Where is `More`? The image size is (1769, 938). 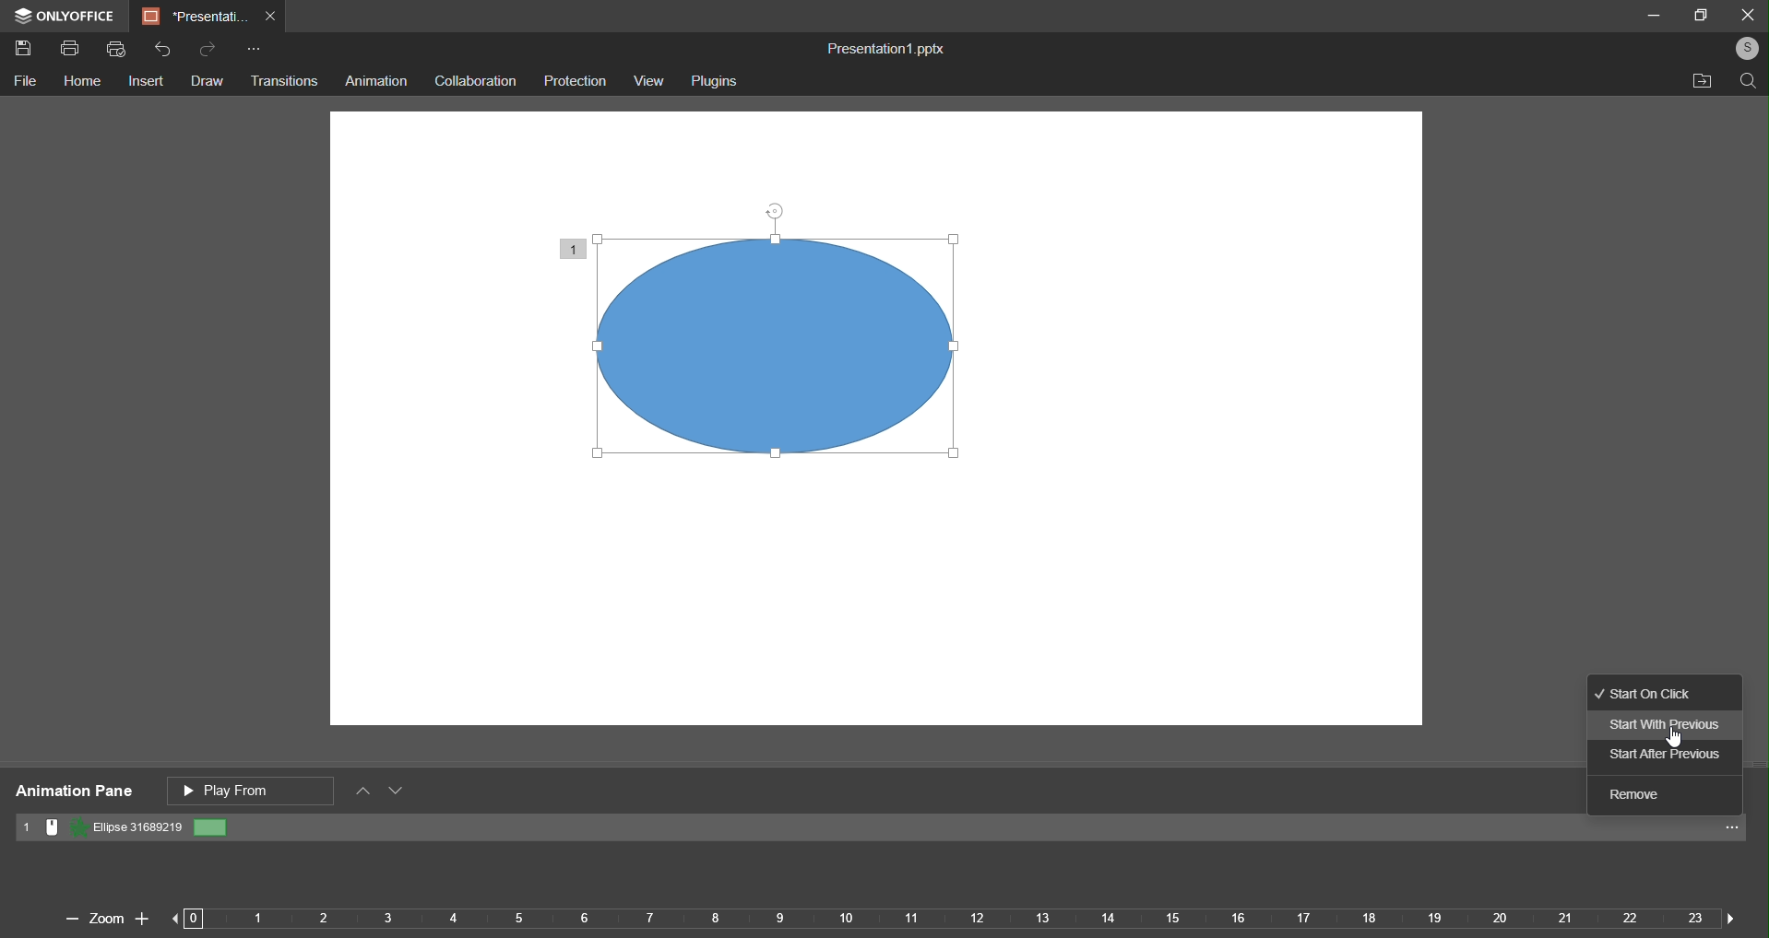
More is located at coordinates (1735, 831).